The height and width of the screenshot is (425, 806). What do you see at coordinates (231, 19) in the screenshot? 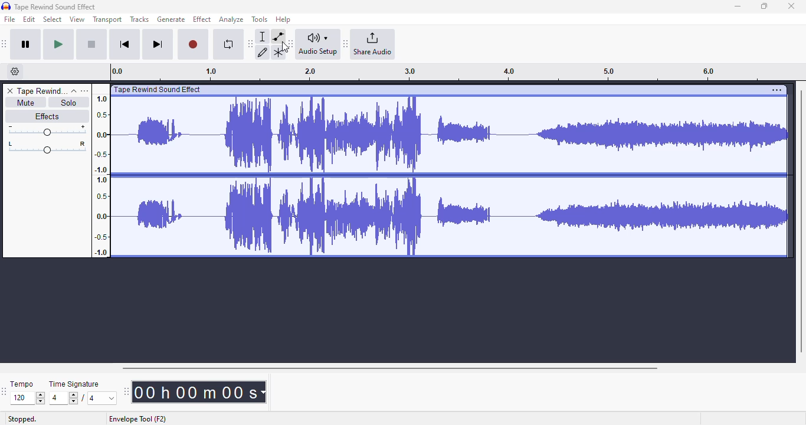
I see `analyze` at bounding box center [231, 19].